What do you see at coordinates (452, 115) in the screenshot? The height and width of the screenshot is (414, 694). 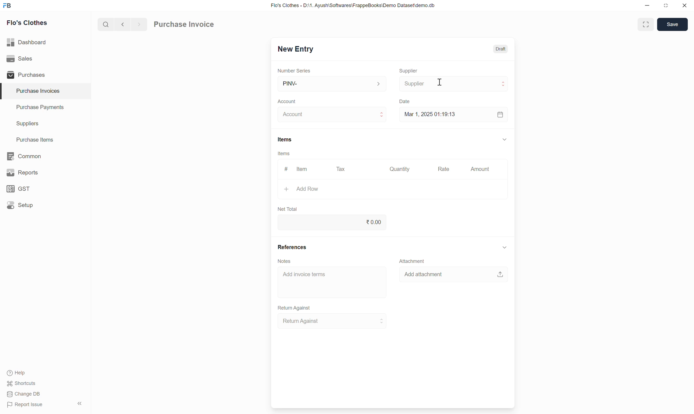 I see `Mar 1, 2025 01:19:13 ` at bounding box center [452, 115].